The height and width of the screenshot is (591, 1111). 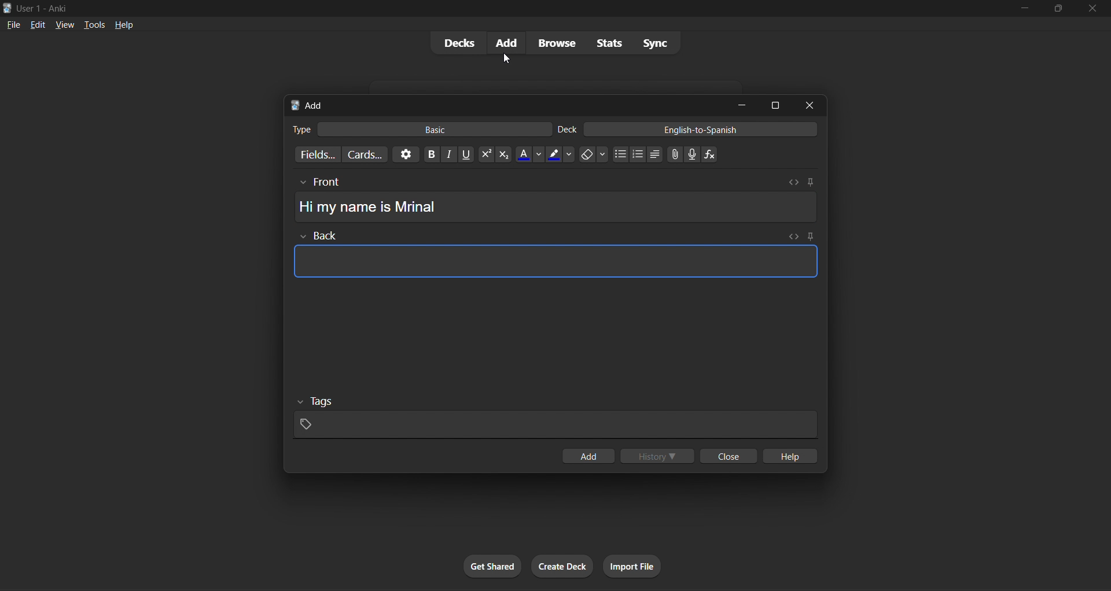 What do you see at coordinates (492, 565) in the screenshot?
I see `get shared` at bounding box center [492, 565].